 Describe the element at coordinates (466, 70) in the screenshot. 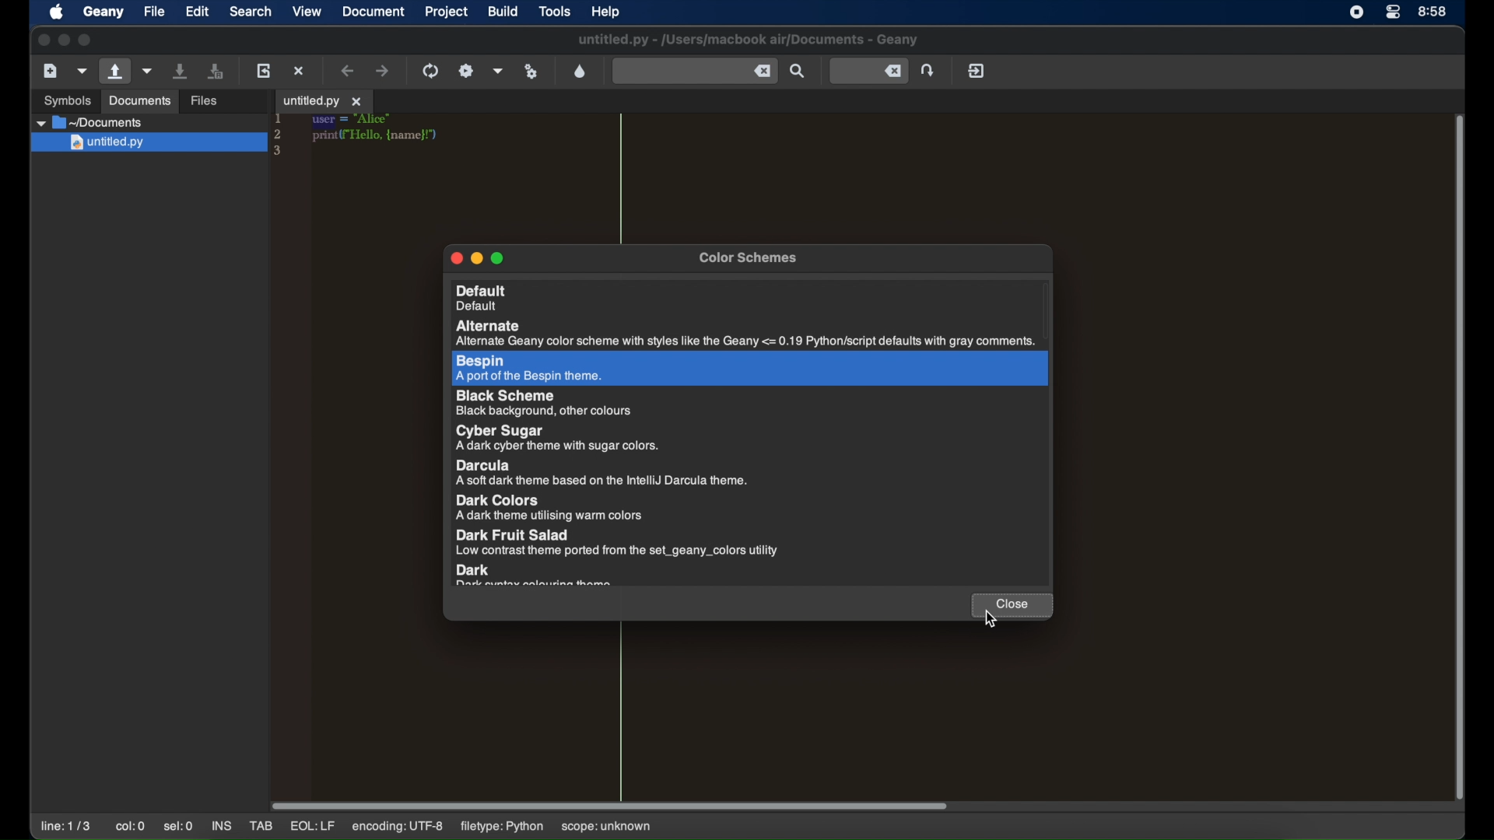

I see `build the current file` at that location.